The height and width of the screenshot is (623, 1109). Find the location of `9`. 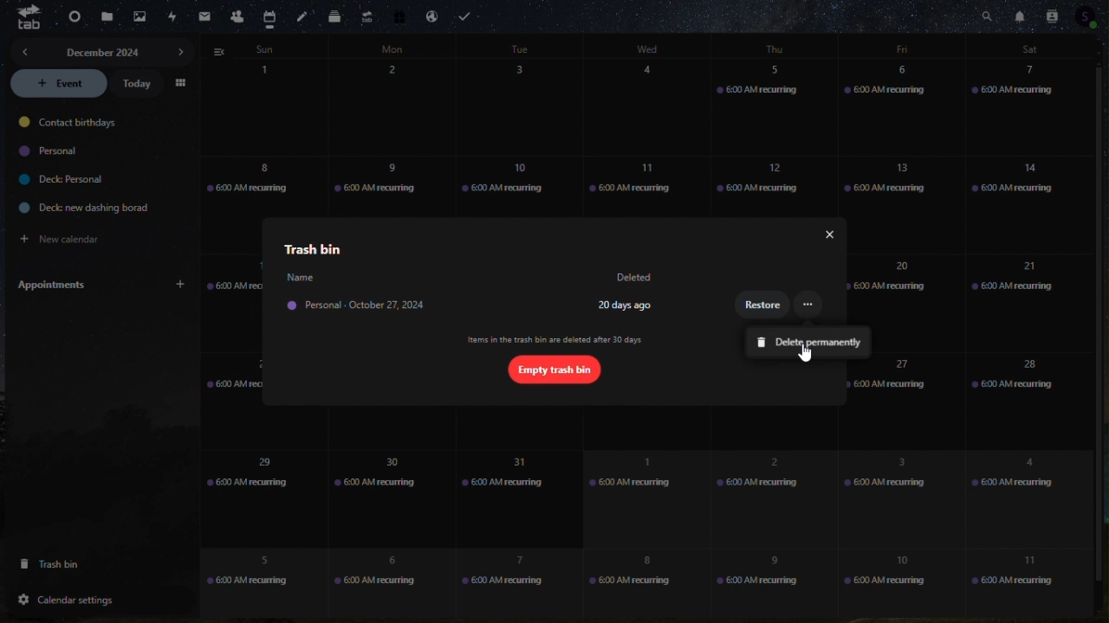

9 is located at coordinates (387, 183).